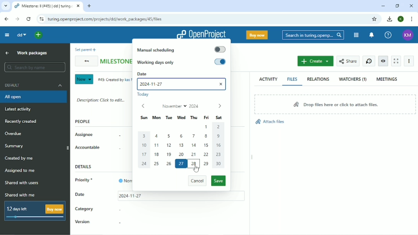 The height and width of the screenshot is (235, 418). Describe the element at coordinates (117, 136) in the screenshot. I see `-` at that location.